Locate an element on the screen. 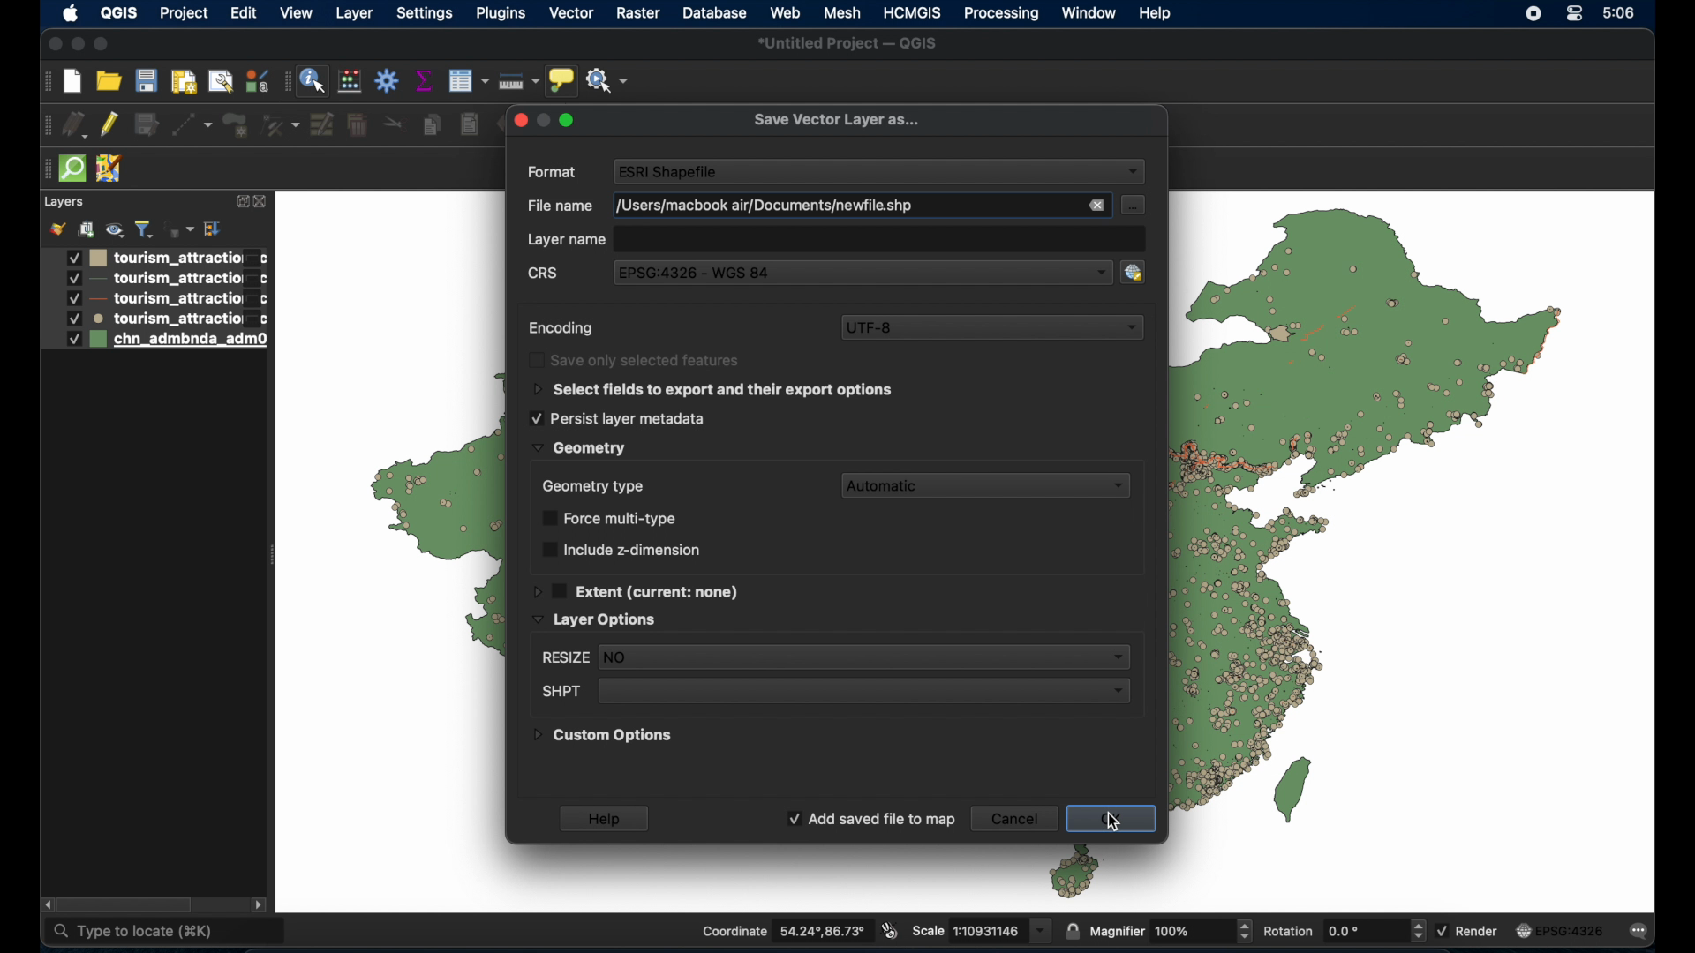 The width and height of the screenshot is (1695, 953). jsom remote is located at coordinates (110, 169).